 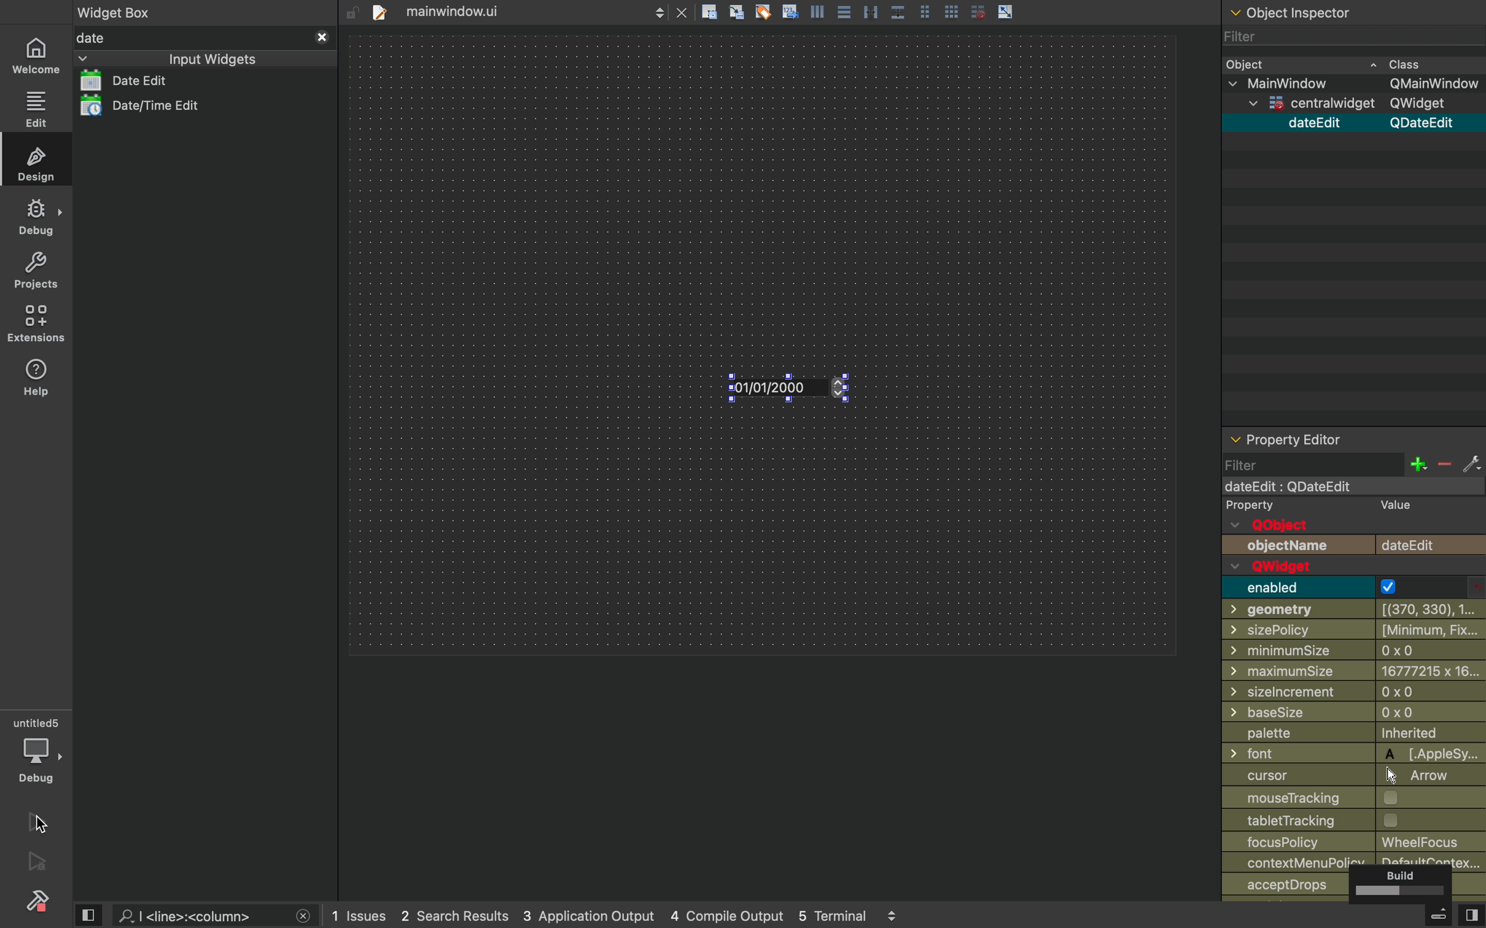 What do you see at coordinates (1339, 63) in the screenshot?
I see `object` at bounding box center [1339, 63].